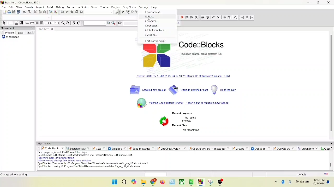 The image size is (334, 187). Describe the element at coordinates (151, 35) in the screenshot. I see `scrpting` at that location.